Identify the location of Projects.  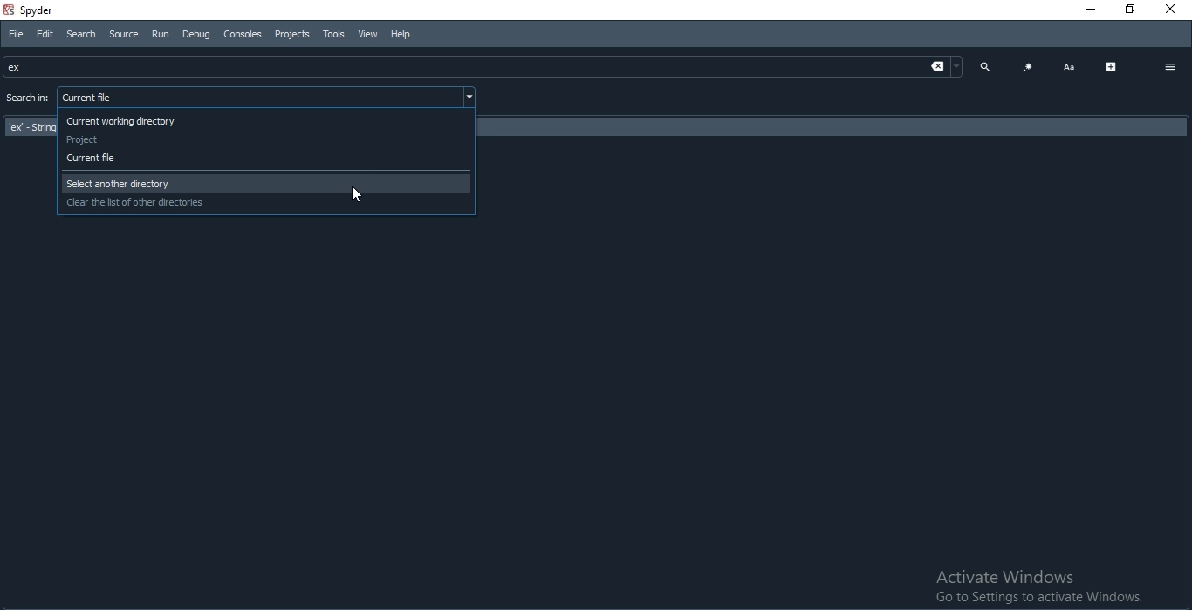
(291, 35).